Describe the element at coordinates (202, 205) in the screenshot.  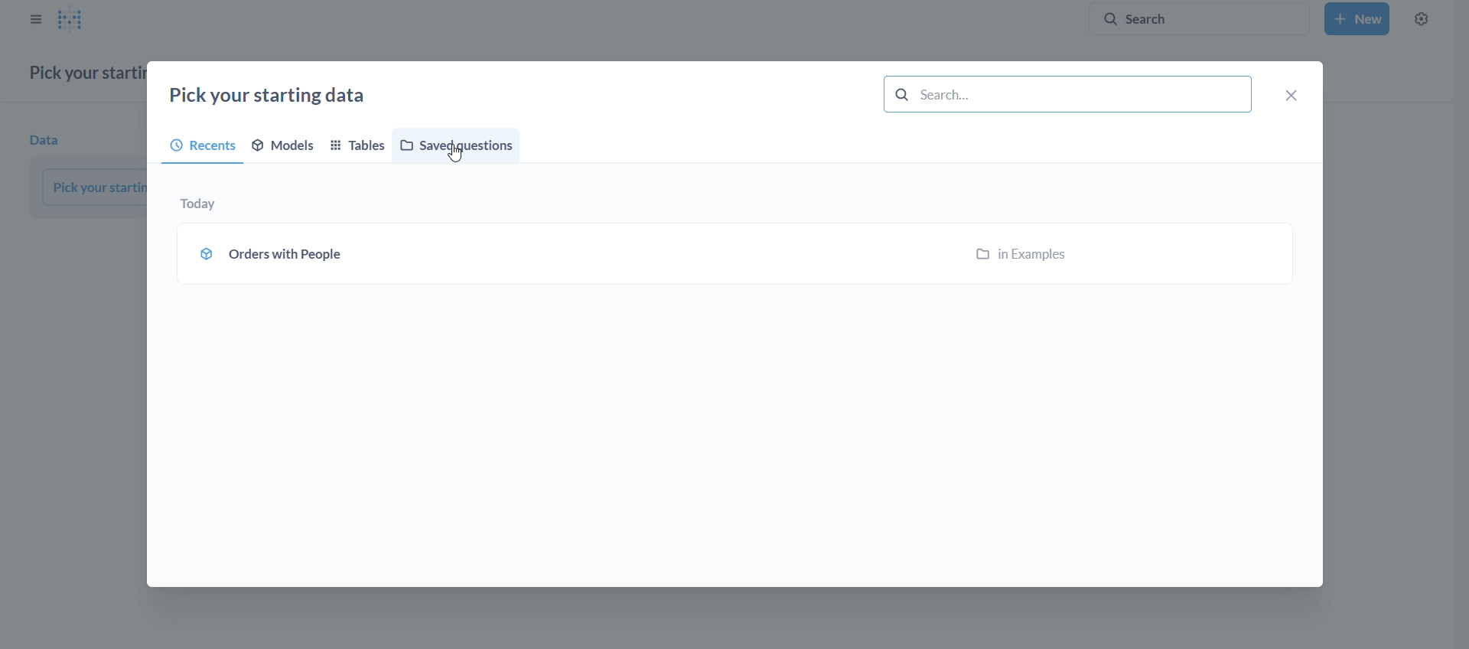
I see `today` at that location.